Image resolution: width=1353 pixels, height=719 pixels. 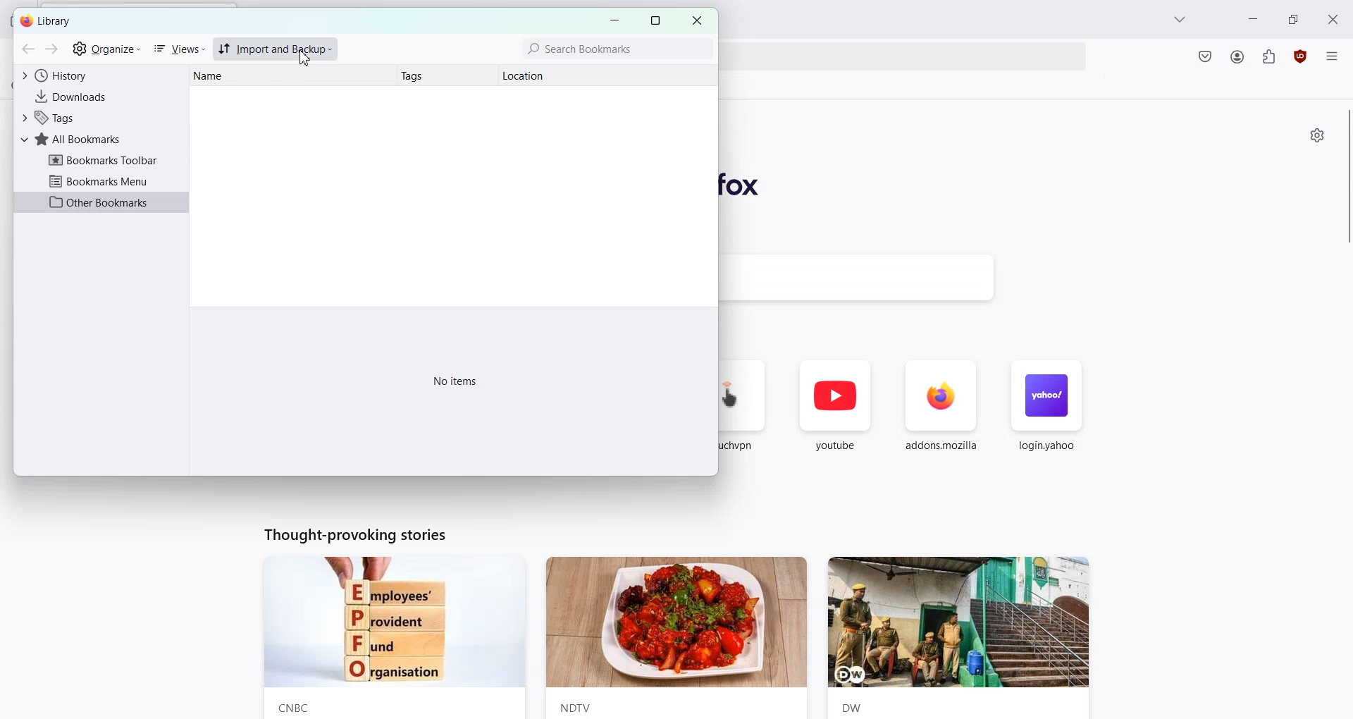 I want to click on login.yahoo, so click(x=1045, y=414).